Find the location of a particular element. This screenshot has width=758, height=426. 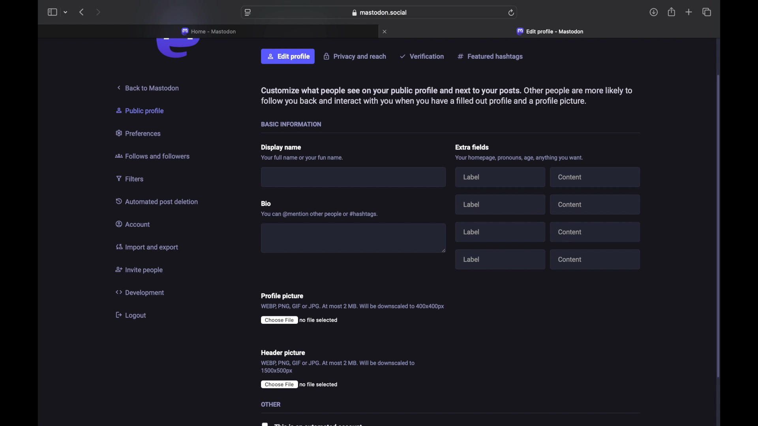

tab group picker is located at coordinates (66, 13).